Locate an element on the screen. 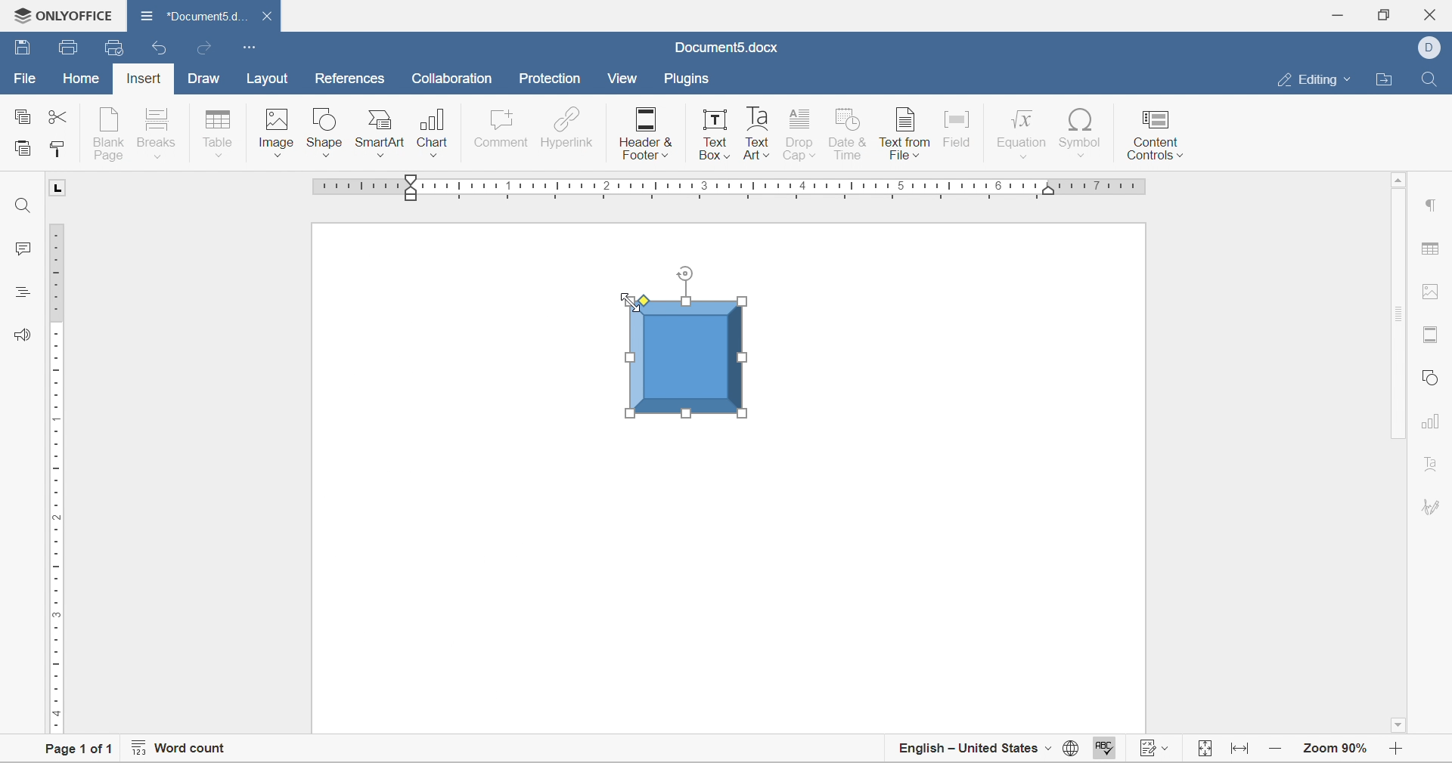 The width and height of the screenshot is (1452, 763). image settings is located at coordinates (1437, 291).